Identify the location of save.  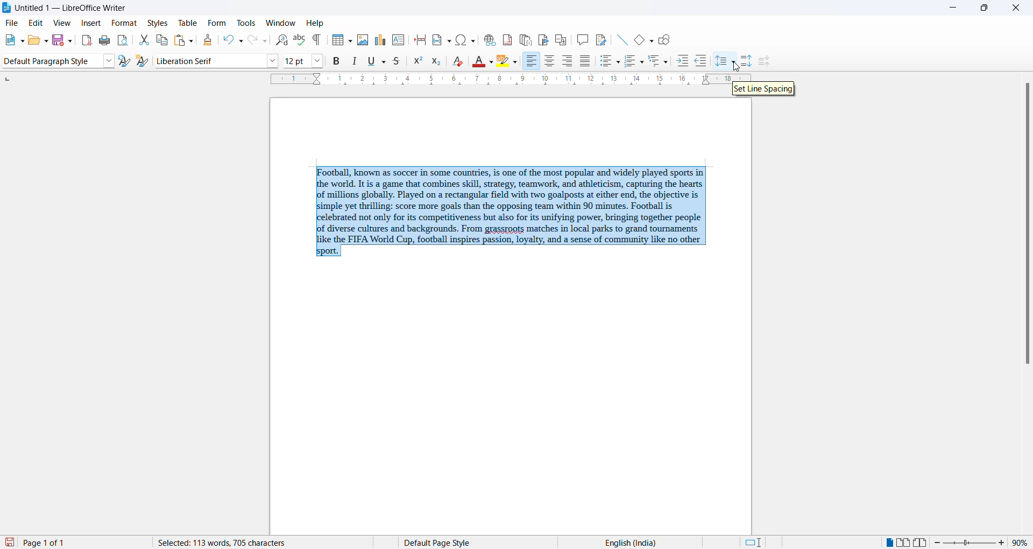
(56, 39).